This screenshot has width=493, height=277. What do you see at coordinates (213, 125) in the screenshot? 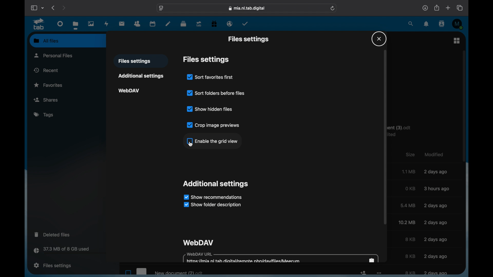
I see `crop image previews` at bounding box center [213, 125].